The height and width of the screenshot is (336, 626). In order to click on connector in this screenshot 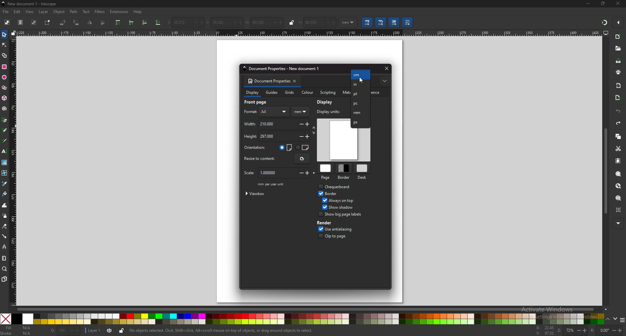, I will do `click(4, 236)`.